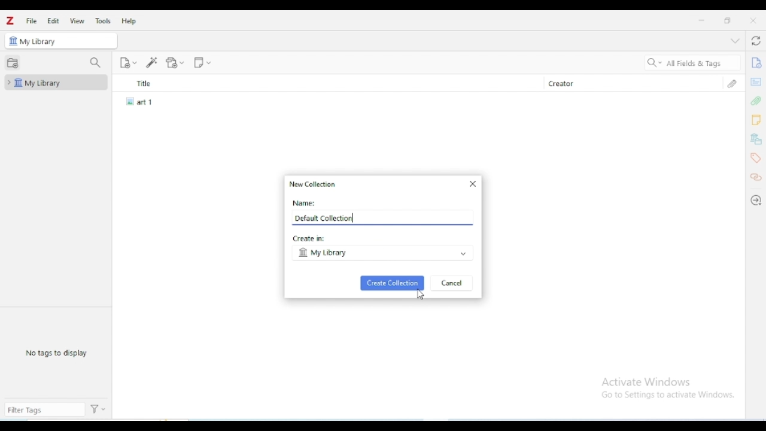 This screenshot has width=766, height=431. What do you see at coordinates (128, 21) in the screenshot?
I see `help` at bounding box center [128, 21].